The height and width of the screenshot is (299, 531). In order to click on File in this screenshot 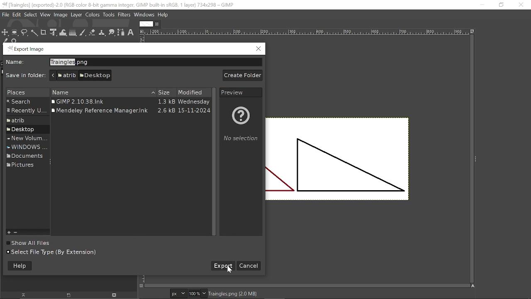, I will do `click(17, 15)`.